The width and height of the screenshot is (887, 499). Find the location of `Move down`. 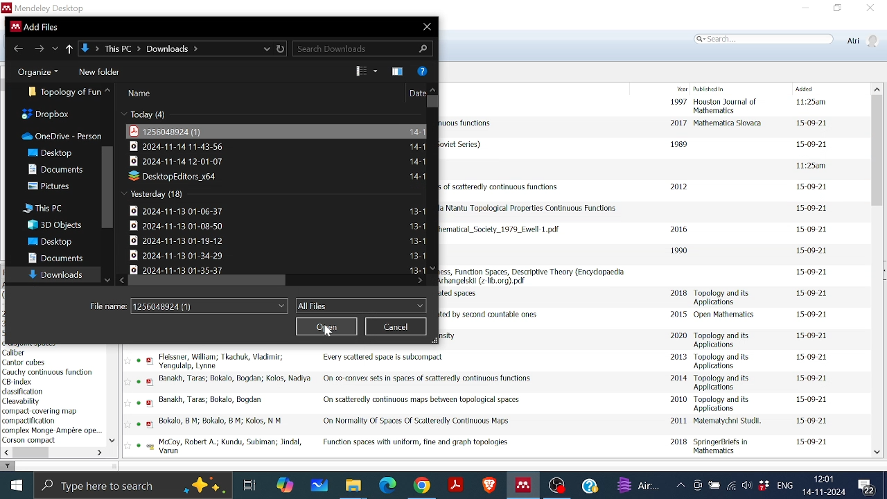

Move down is located at coordinates (878, 453).